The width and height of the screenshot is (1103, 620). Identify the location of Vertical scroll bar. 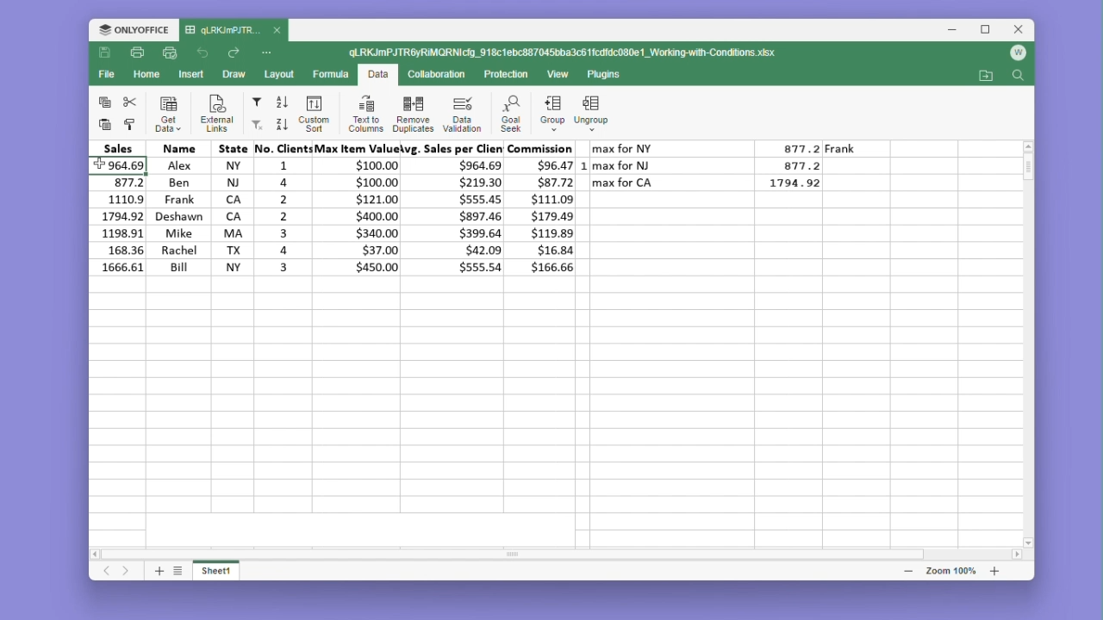
(1030, 177).